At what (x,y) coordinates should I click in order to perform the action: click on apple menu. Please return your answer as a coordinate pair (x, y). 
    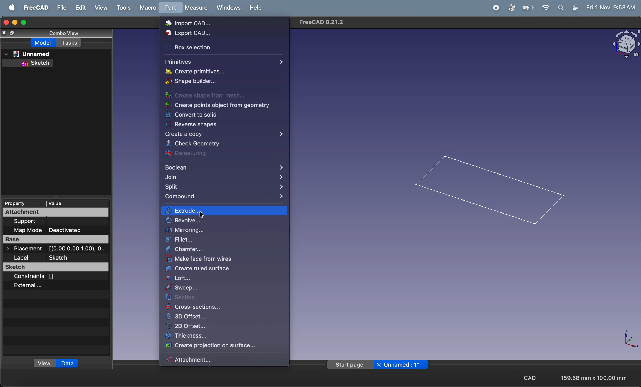
    Looking at the image, I should click on (10, 7).